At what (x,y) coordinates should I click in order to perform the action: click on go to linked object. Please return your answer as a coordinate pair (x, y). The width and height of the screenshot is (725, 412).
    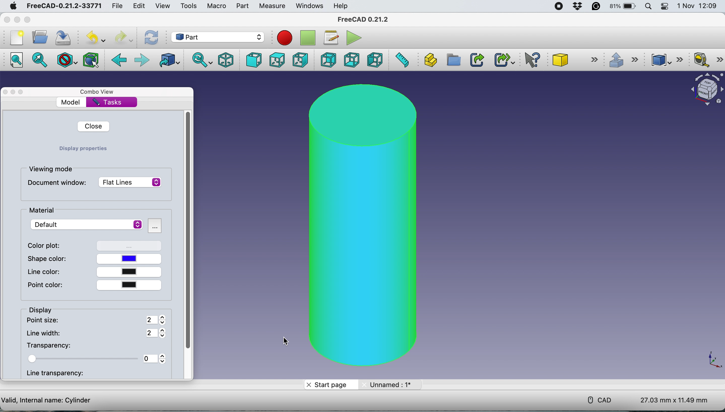
    Looking at the image, I should click on (171, 61).